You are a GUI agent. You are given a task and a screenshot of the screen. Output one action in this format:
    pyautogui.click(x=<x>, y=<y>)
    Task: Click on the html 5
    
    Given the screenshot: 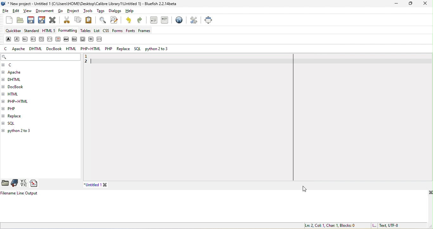 What is the action you would take?
    pyautogui.click(x=50, y=31)
    